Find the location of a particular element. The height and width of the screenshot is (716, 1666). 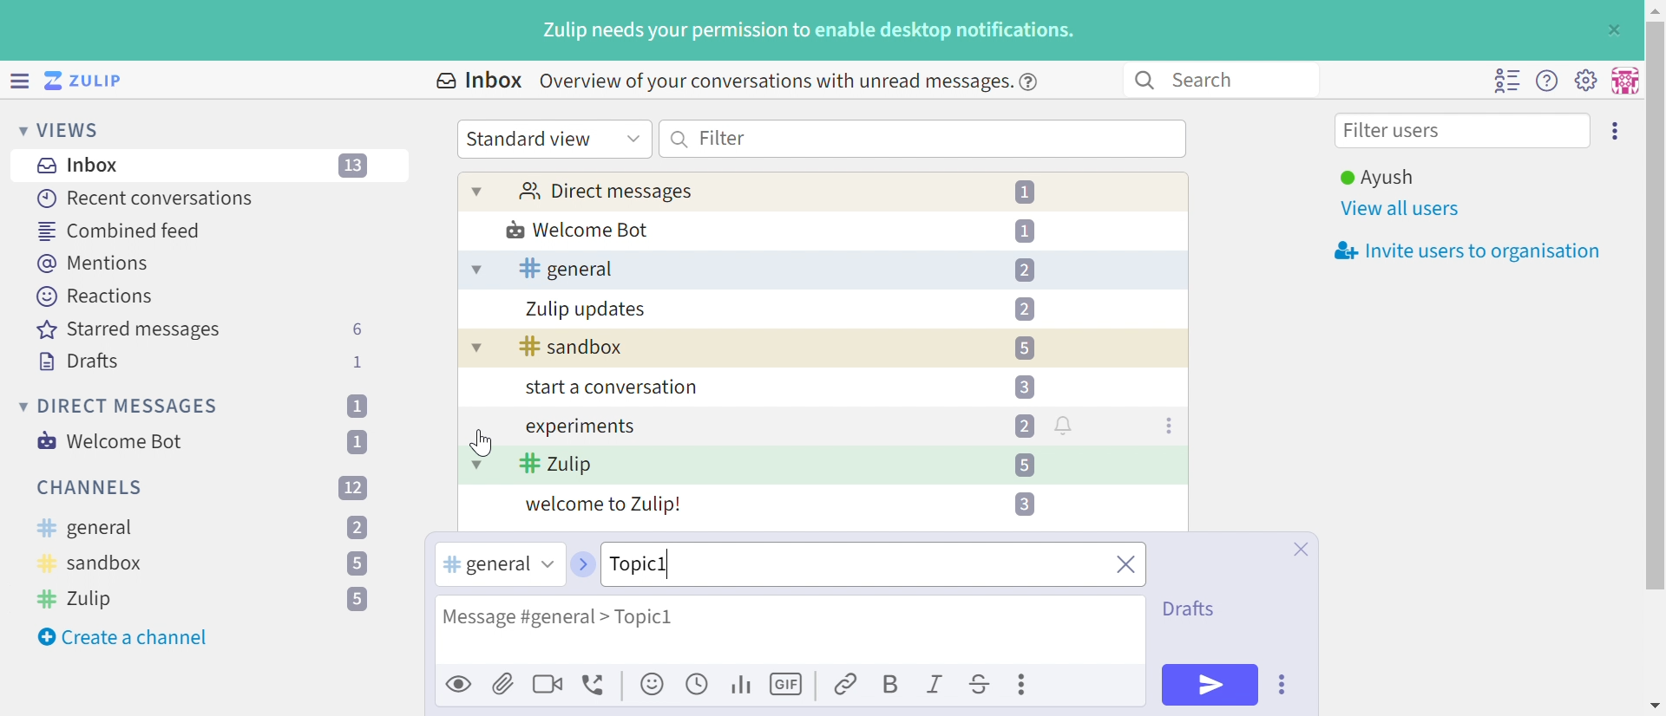

1 is located at coordinates (1028, 192).